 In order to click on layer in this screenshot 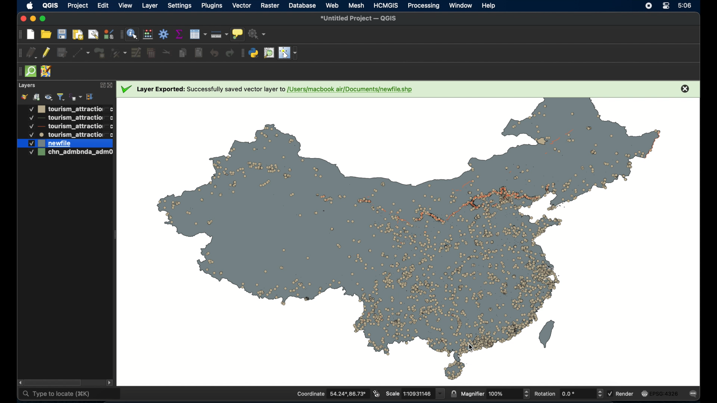, I will do `click(27, 86)`.